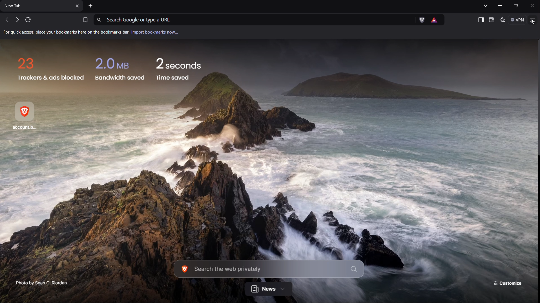 The height and width of the screenshot is (303, 540). I want to click on Import Bookmarks message, so click(95, 33).